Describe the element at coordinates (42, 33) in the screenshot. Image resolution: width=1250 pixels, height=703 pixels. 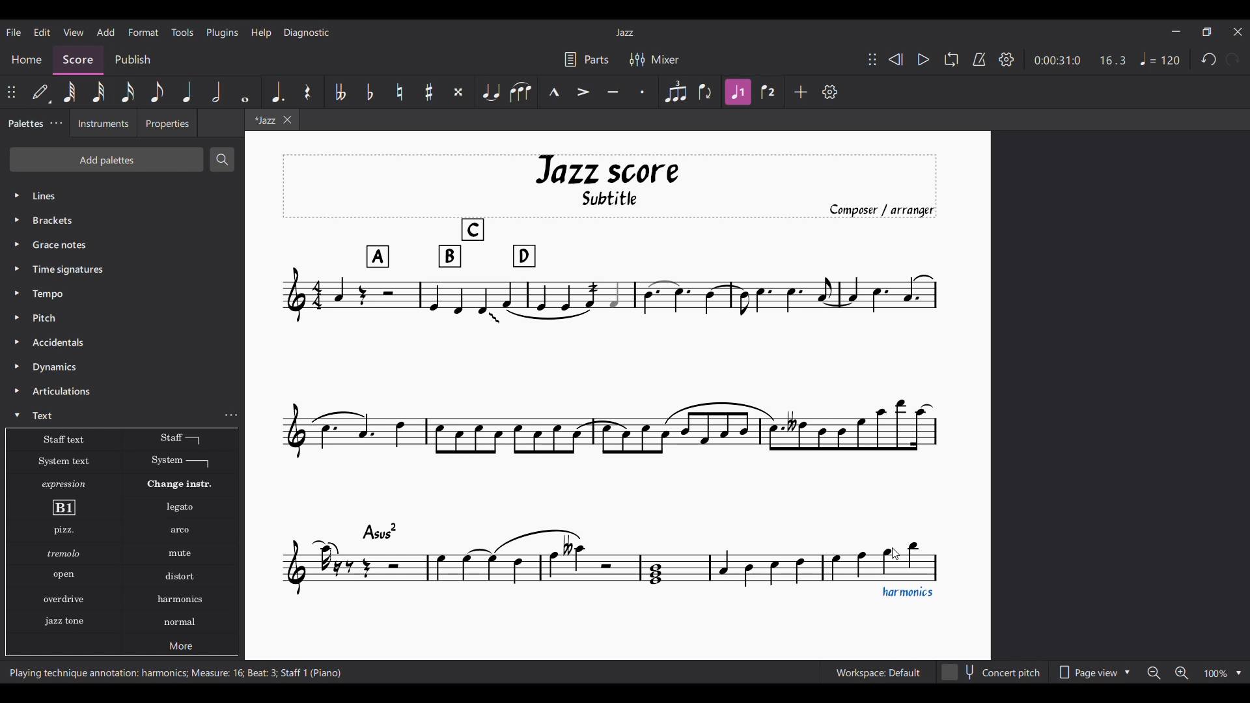
I see `Edit menu` at that location.